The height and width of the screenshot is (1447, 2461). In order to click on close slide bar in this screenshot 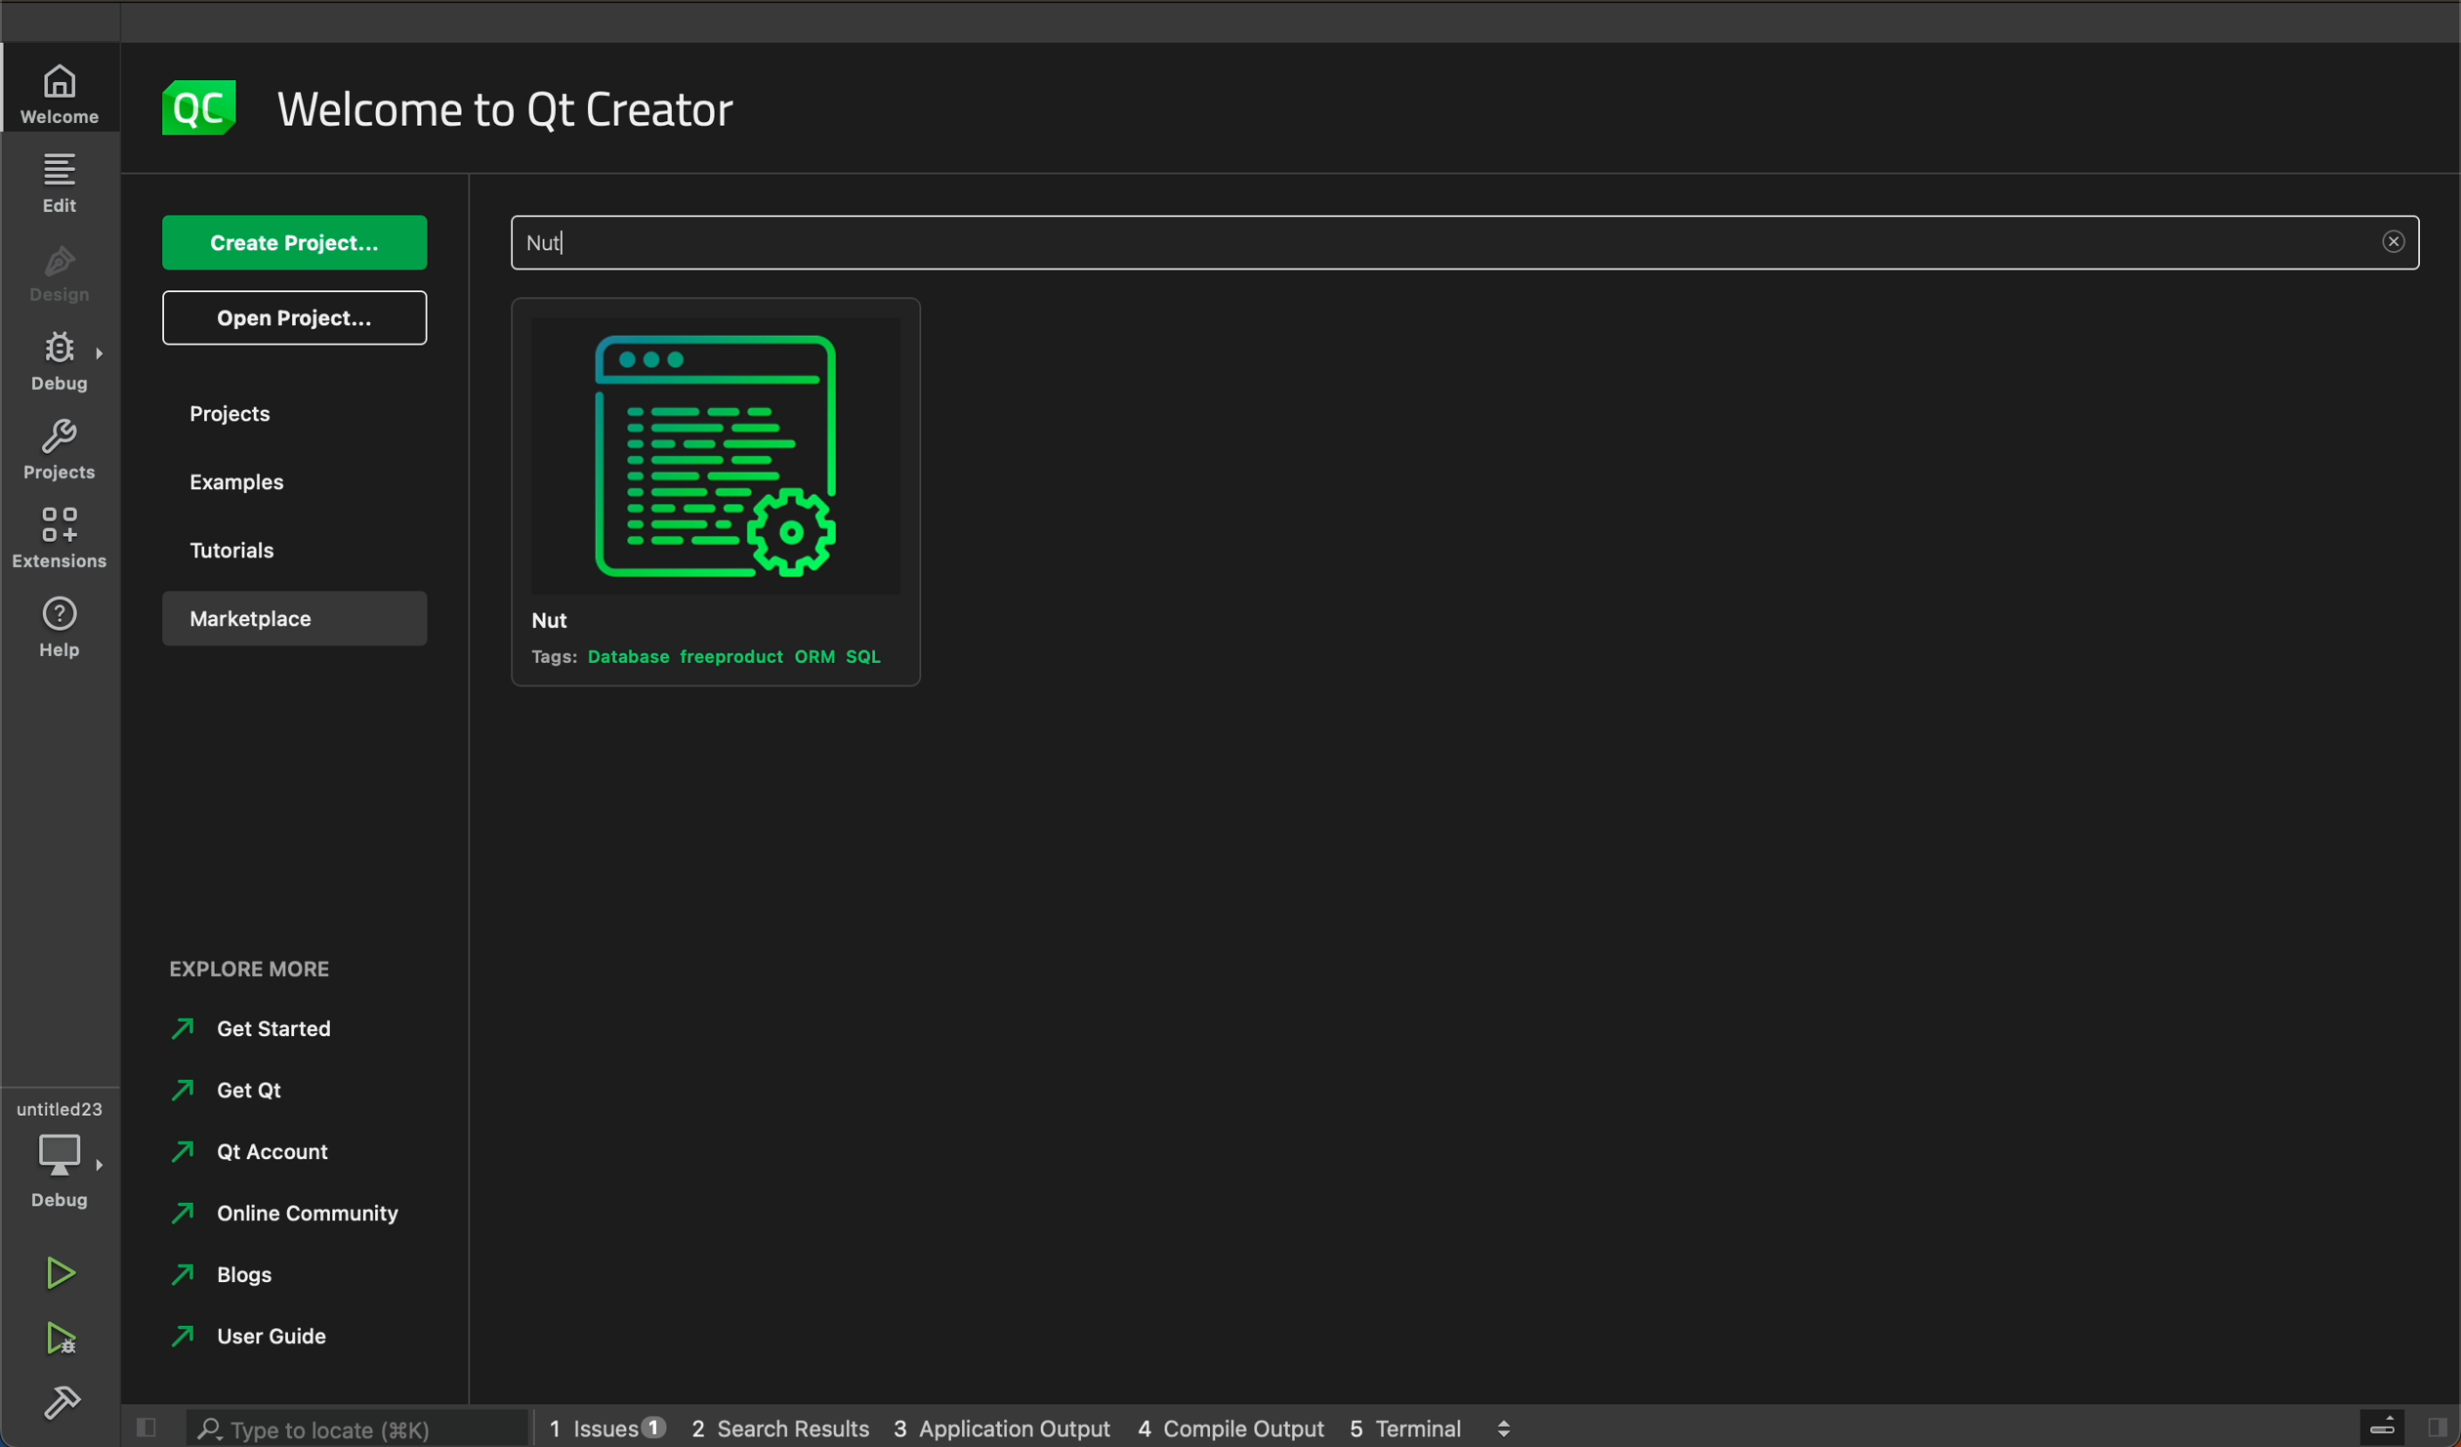, I will do `click(2404, 1427)`.